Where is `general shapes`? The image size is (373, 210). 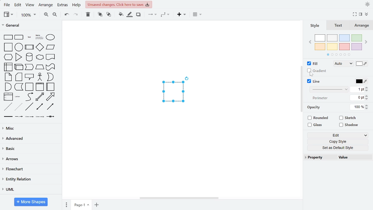 general shapes is located at coordinates (29, 46).